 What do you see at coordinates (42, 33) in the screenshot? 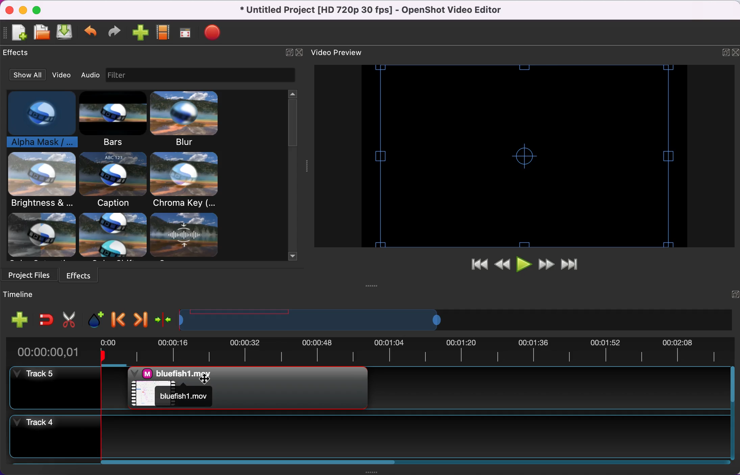
I see `open file` at bounding box center [42, 33].